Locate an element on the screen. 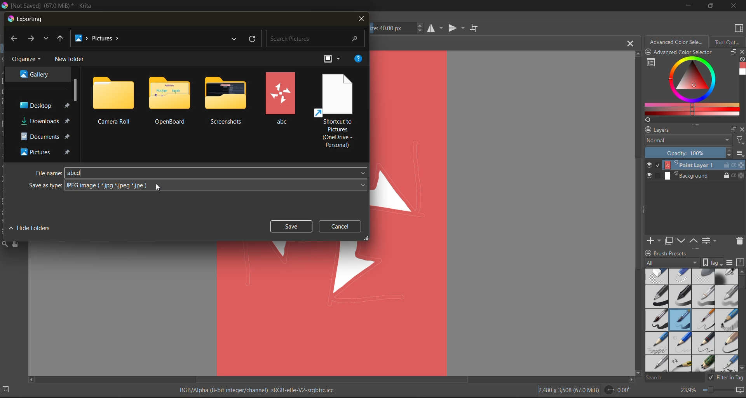 This screenshot has height=398, width=746. search is located at coordinates (675, 378).